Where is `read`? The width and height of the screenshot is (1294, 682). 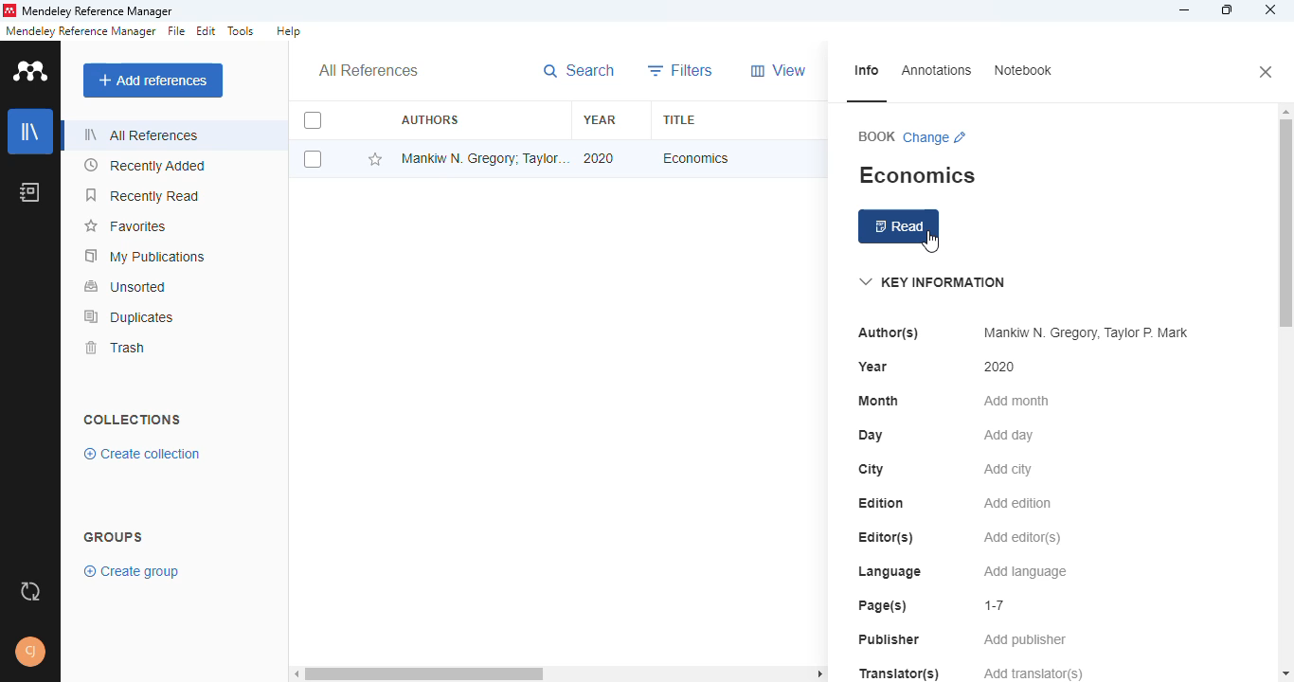
read is located at coordinates (899, 227).